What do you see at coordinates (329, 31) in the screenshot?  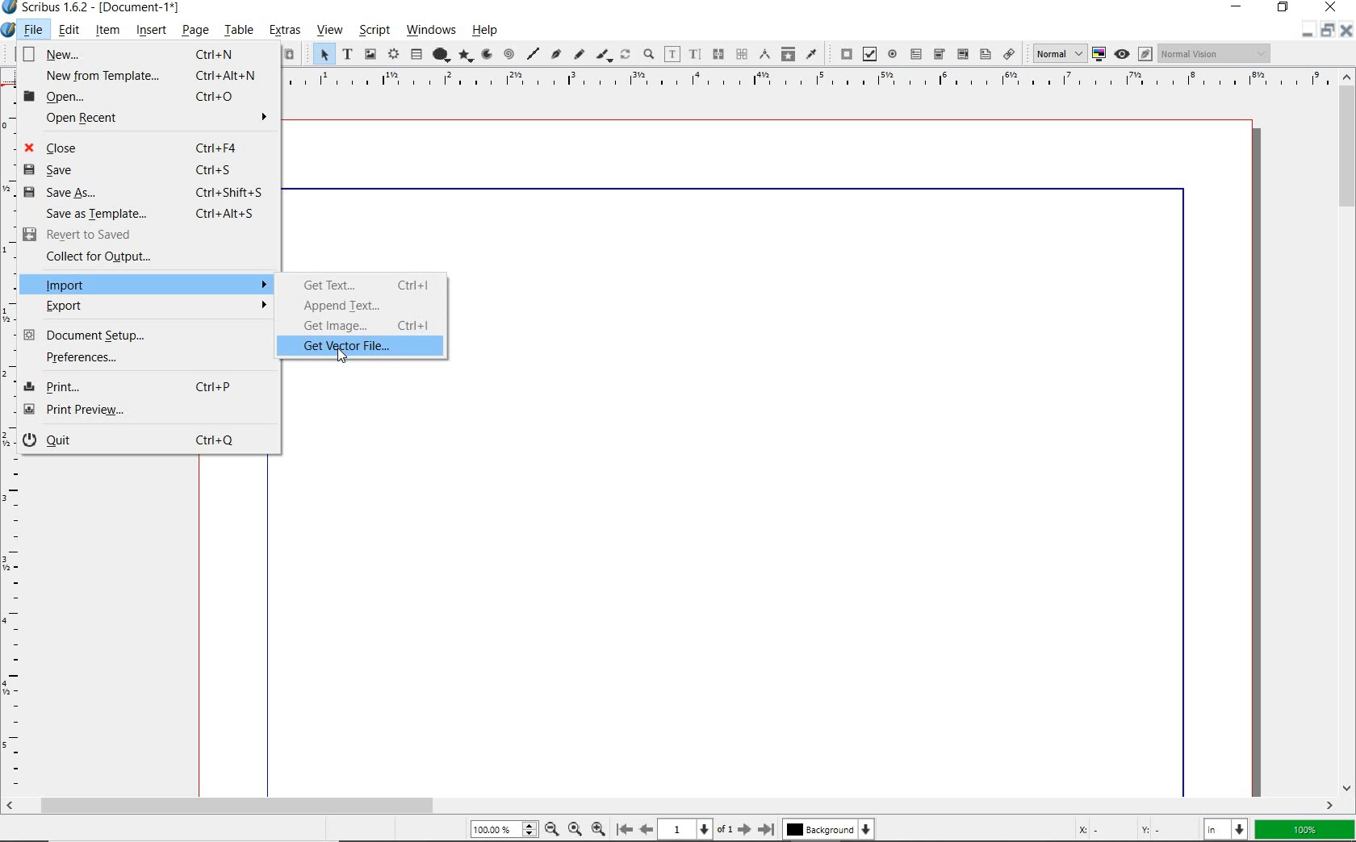 I see `view` at bounding box center [329, 31].